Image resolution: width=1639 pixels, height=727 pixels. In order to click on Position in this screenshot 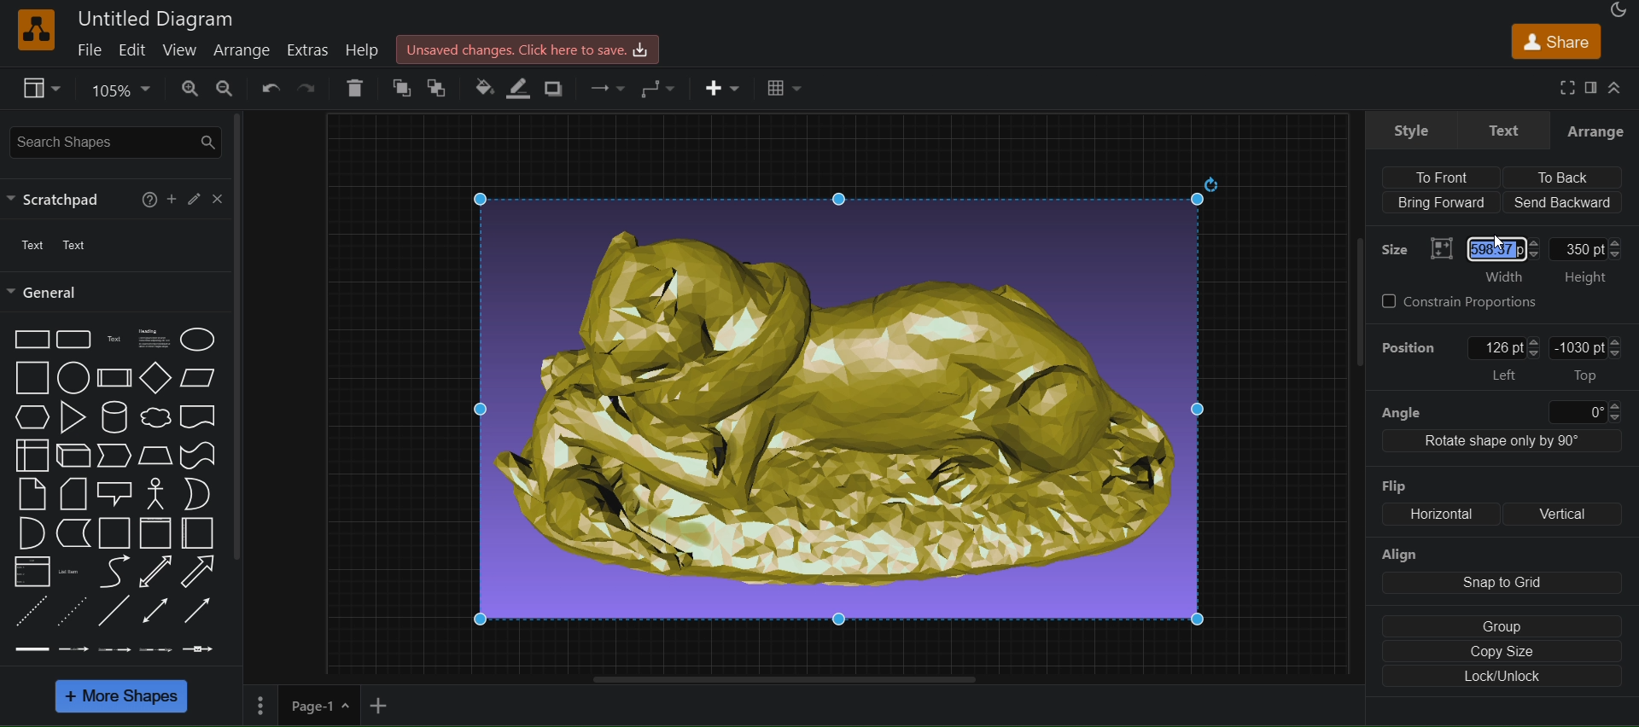, I will do `click(1409, 346)`.